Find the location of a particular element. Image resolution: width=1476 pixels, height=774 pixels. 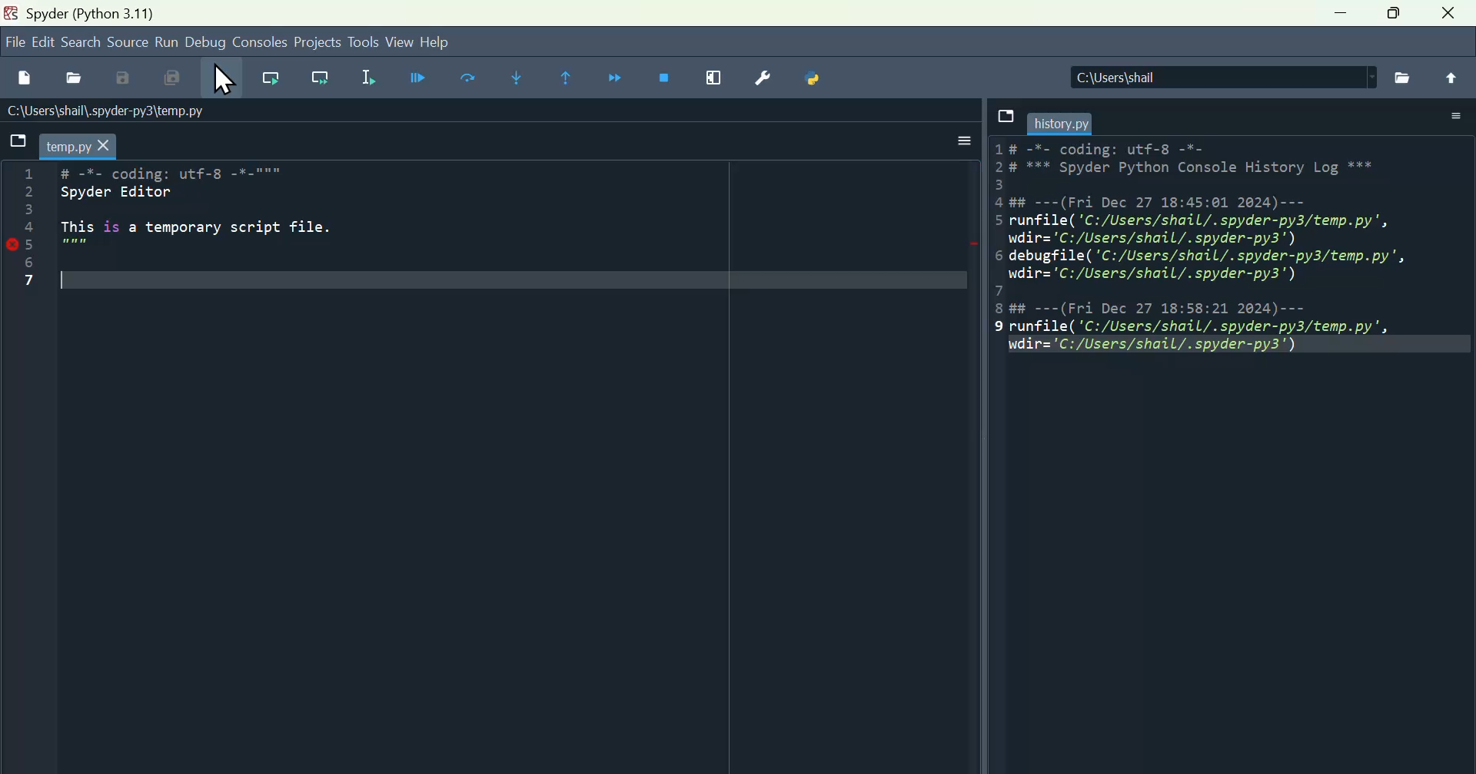

search is located at coordinates (79, 43).